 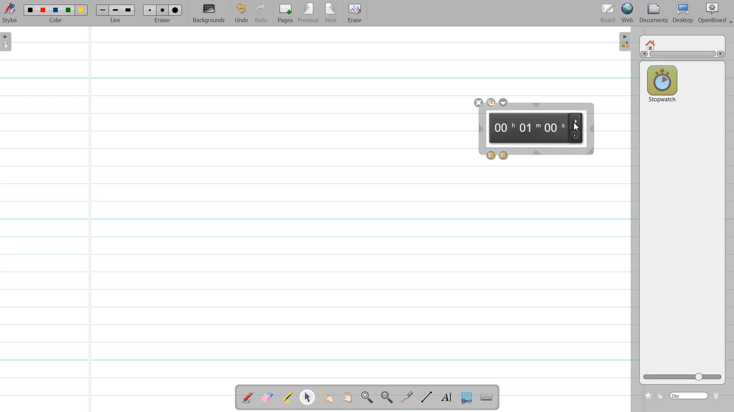 I want to click on Stop watch, so click(x=662, y=82).